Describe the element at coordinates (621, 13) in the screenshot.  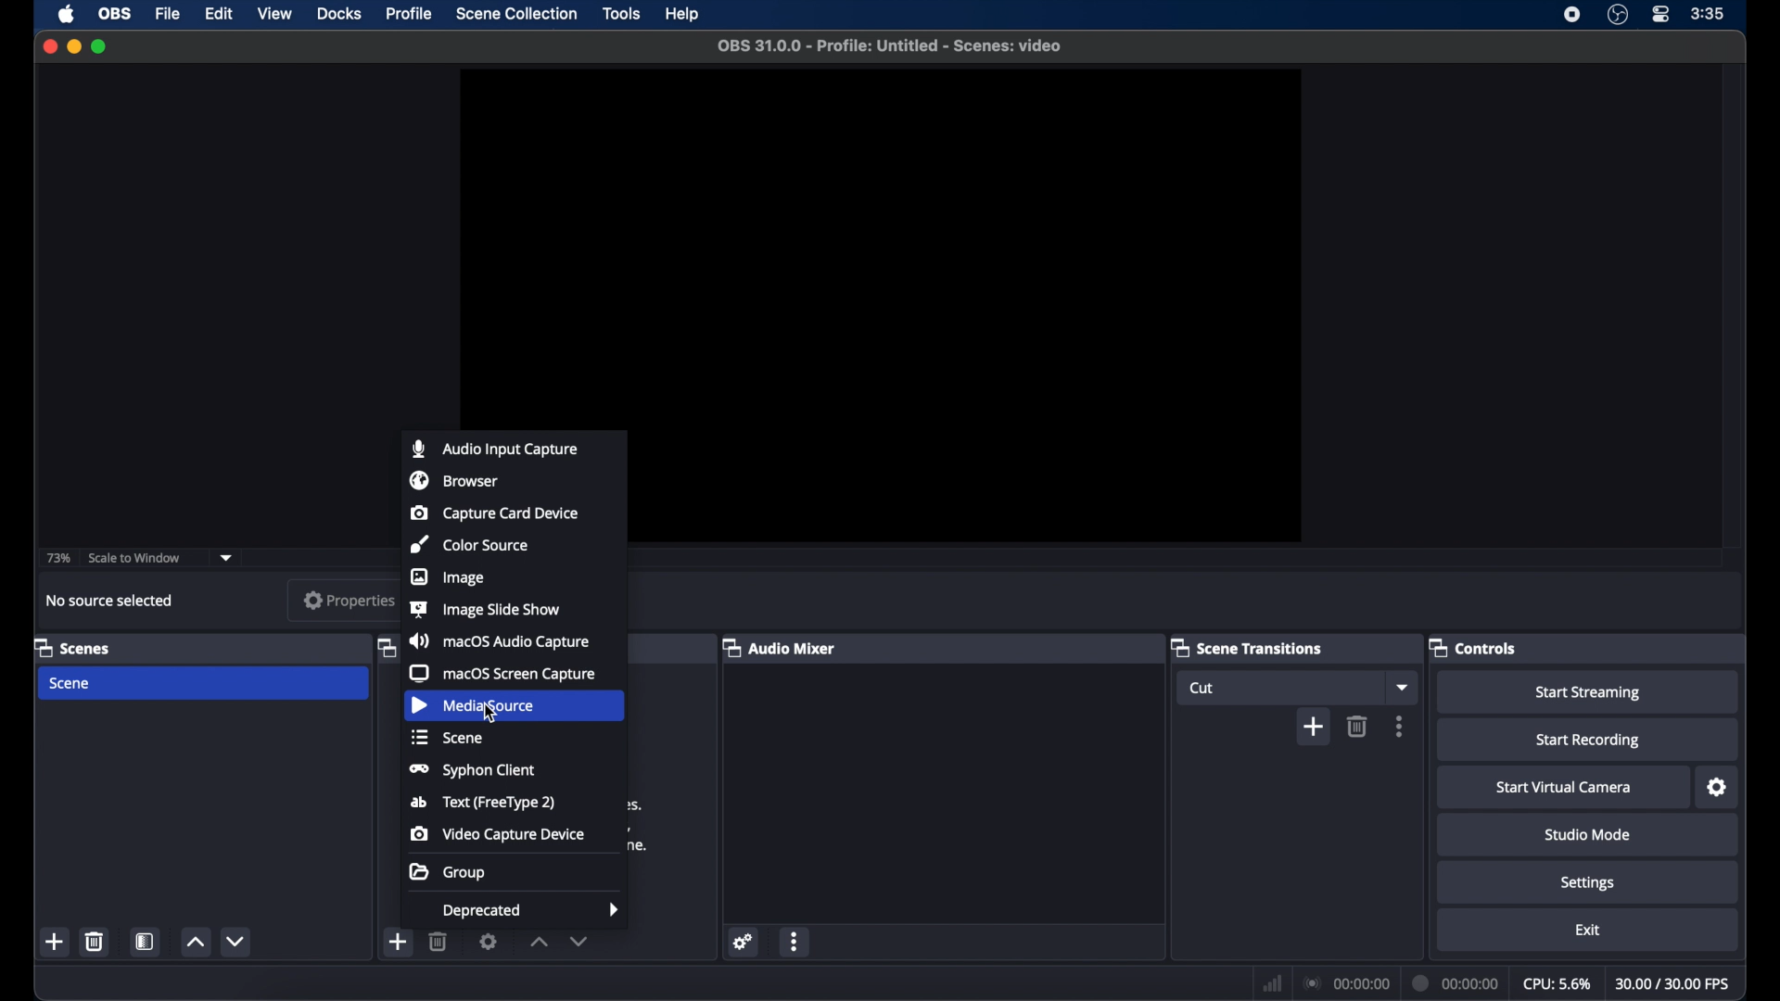
I see `tools` at that location.